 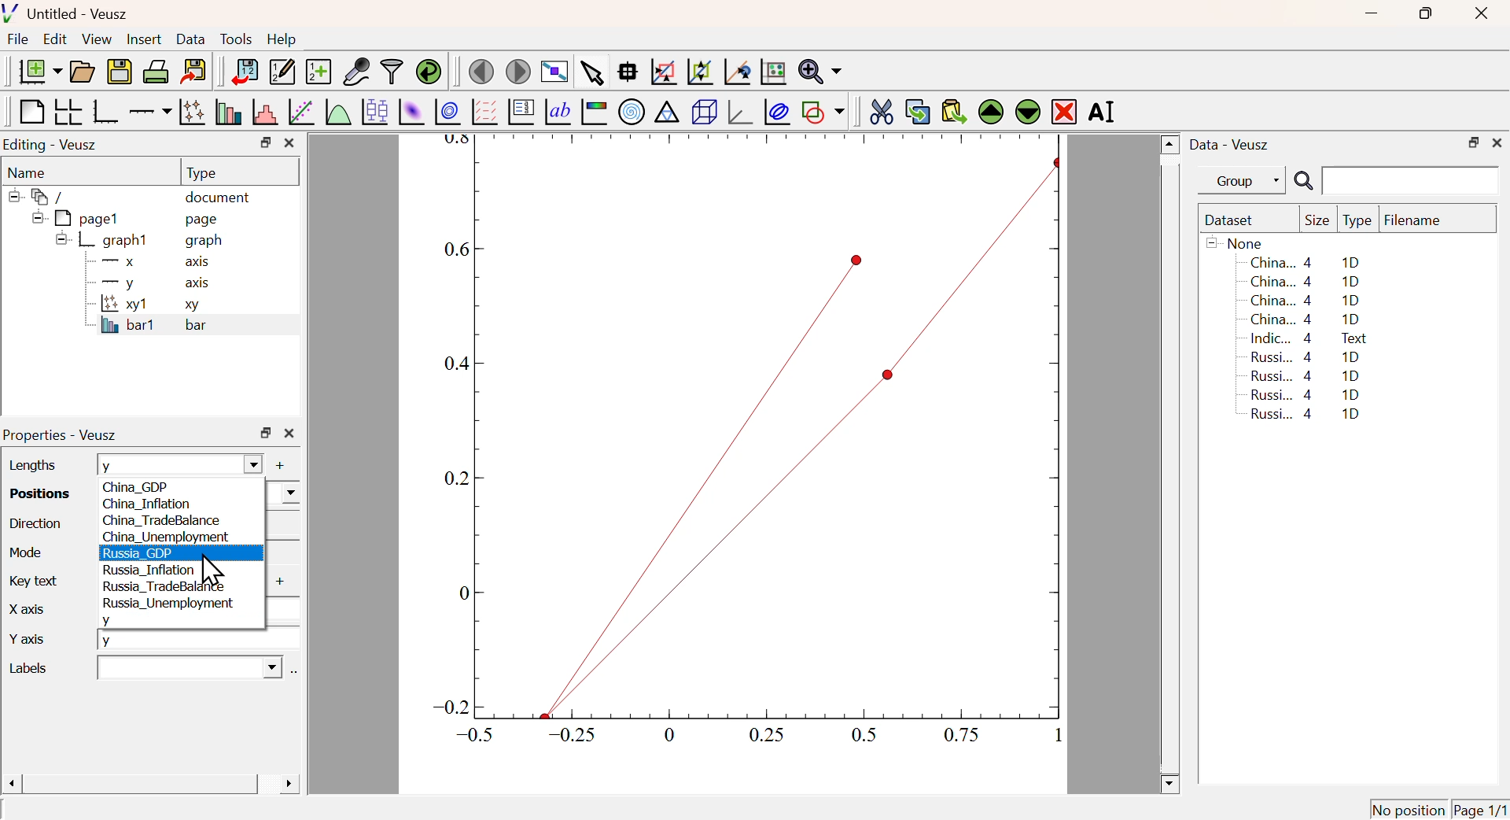 I want to click on View, so click(x=96, y=40).